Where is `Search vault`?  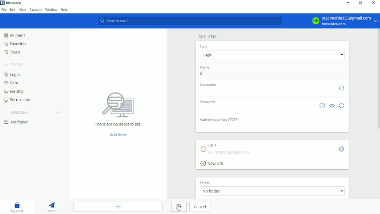
Search vault is located at coordinates (189, 21).